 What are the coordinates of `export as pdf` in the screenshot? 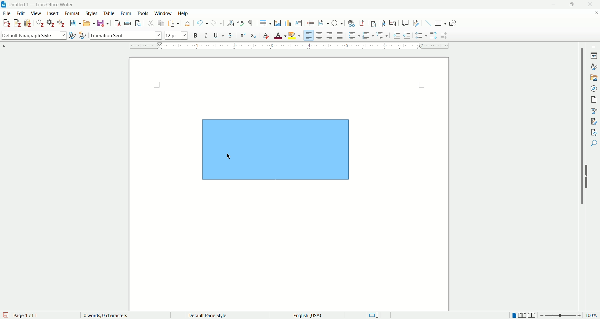 It's located at (118, 23).